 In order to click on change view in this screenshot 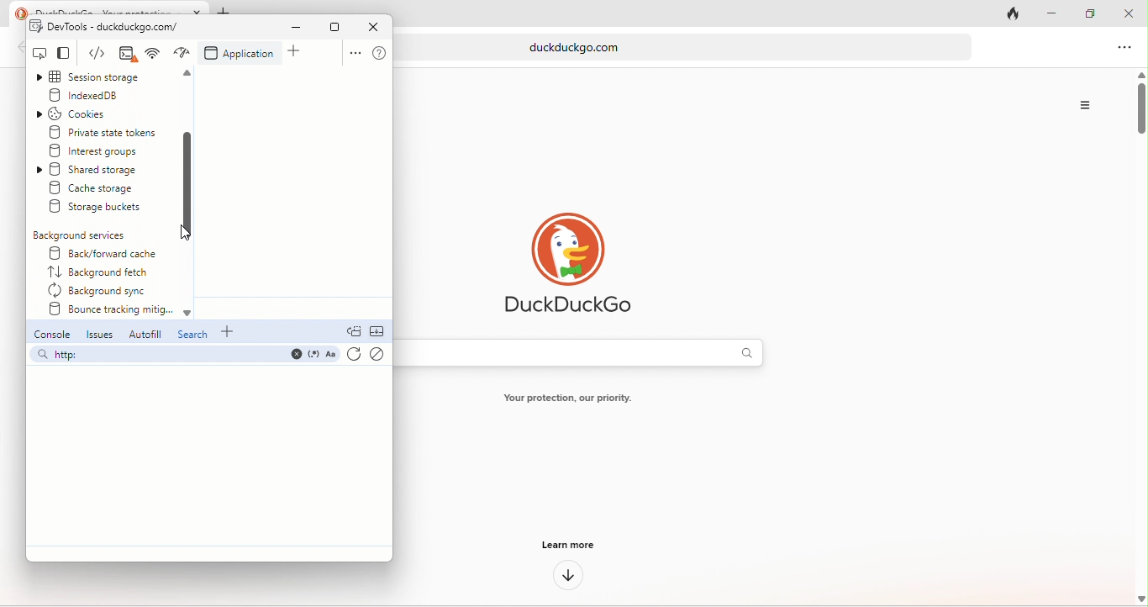, I will do `click(71, 55)`.